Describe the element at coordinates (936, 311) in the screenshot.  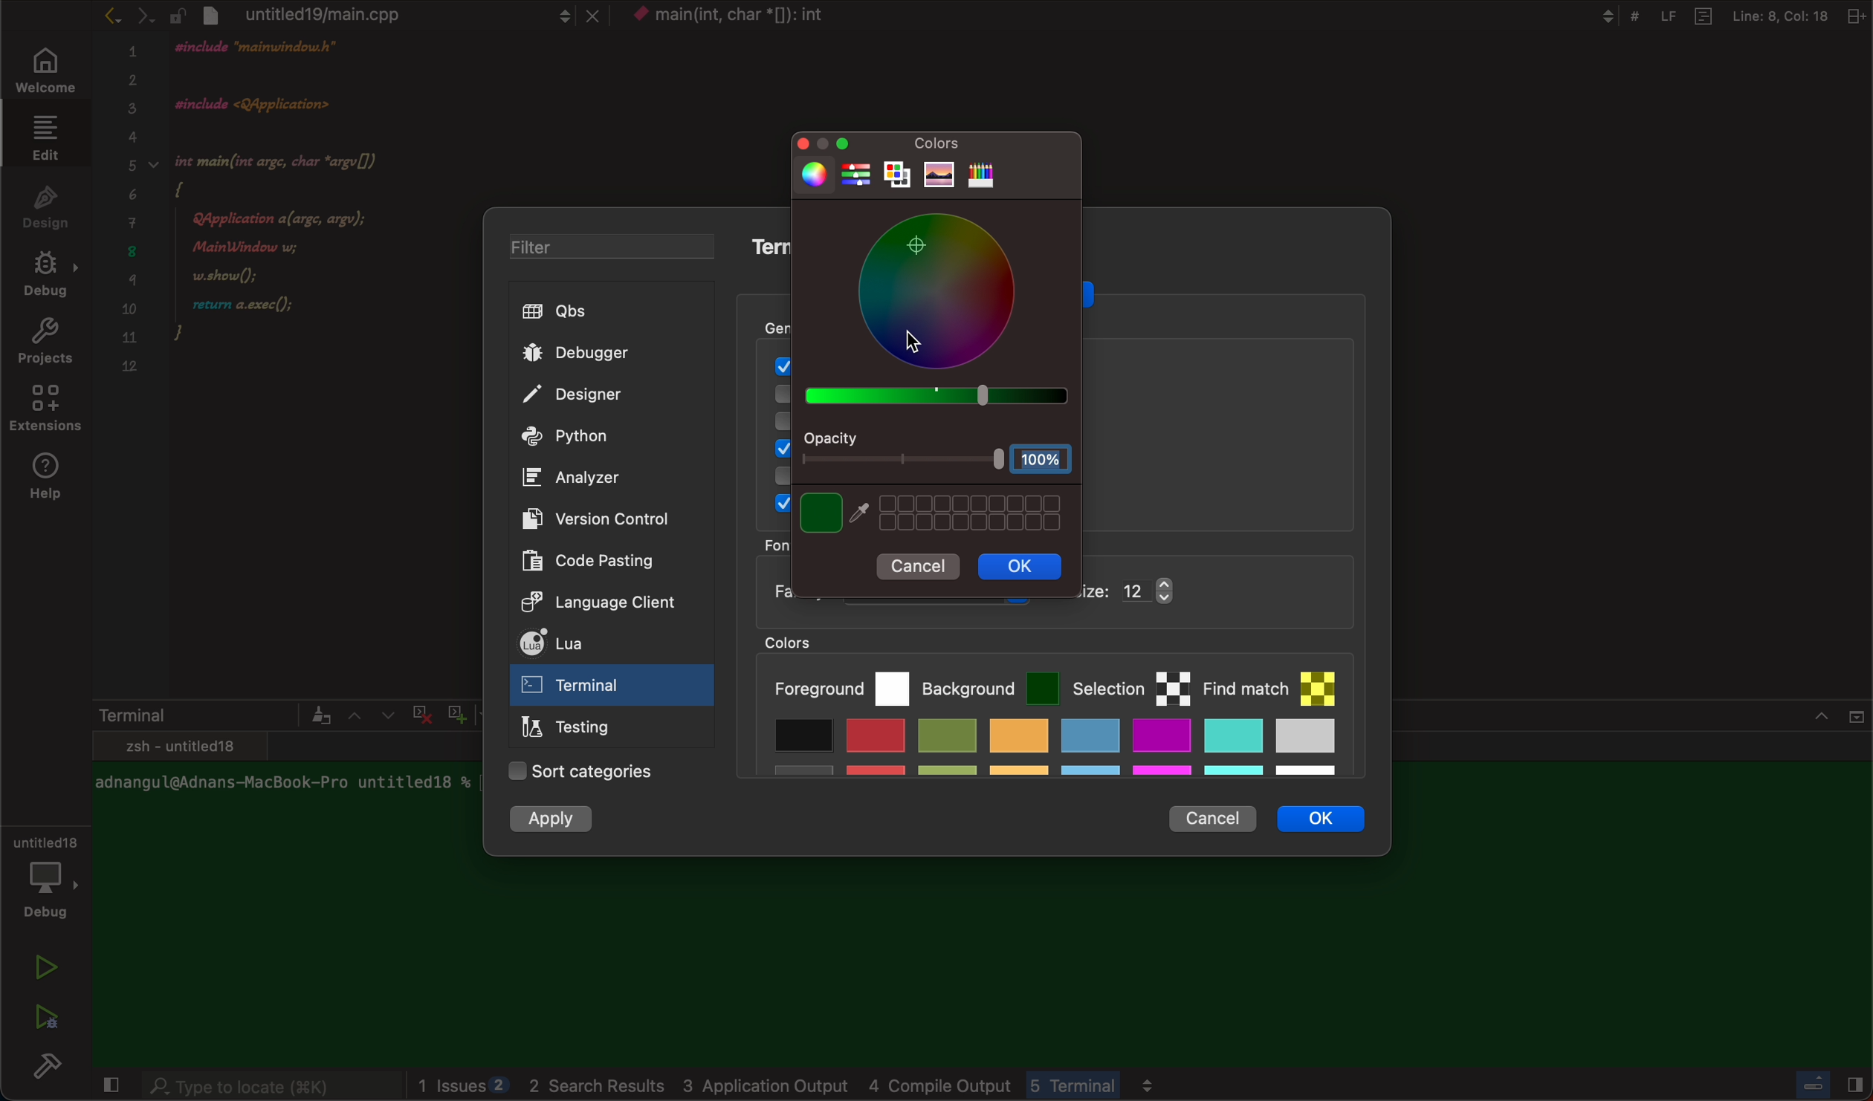
I see `color picker` at that location.